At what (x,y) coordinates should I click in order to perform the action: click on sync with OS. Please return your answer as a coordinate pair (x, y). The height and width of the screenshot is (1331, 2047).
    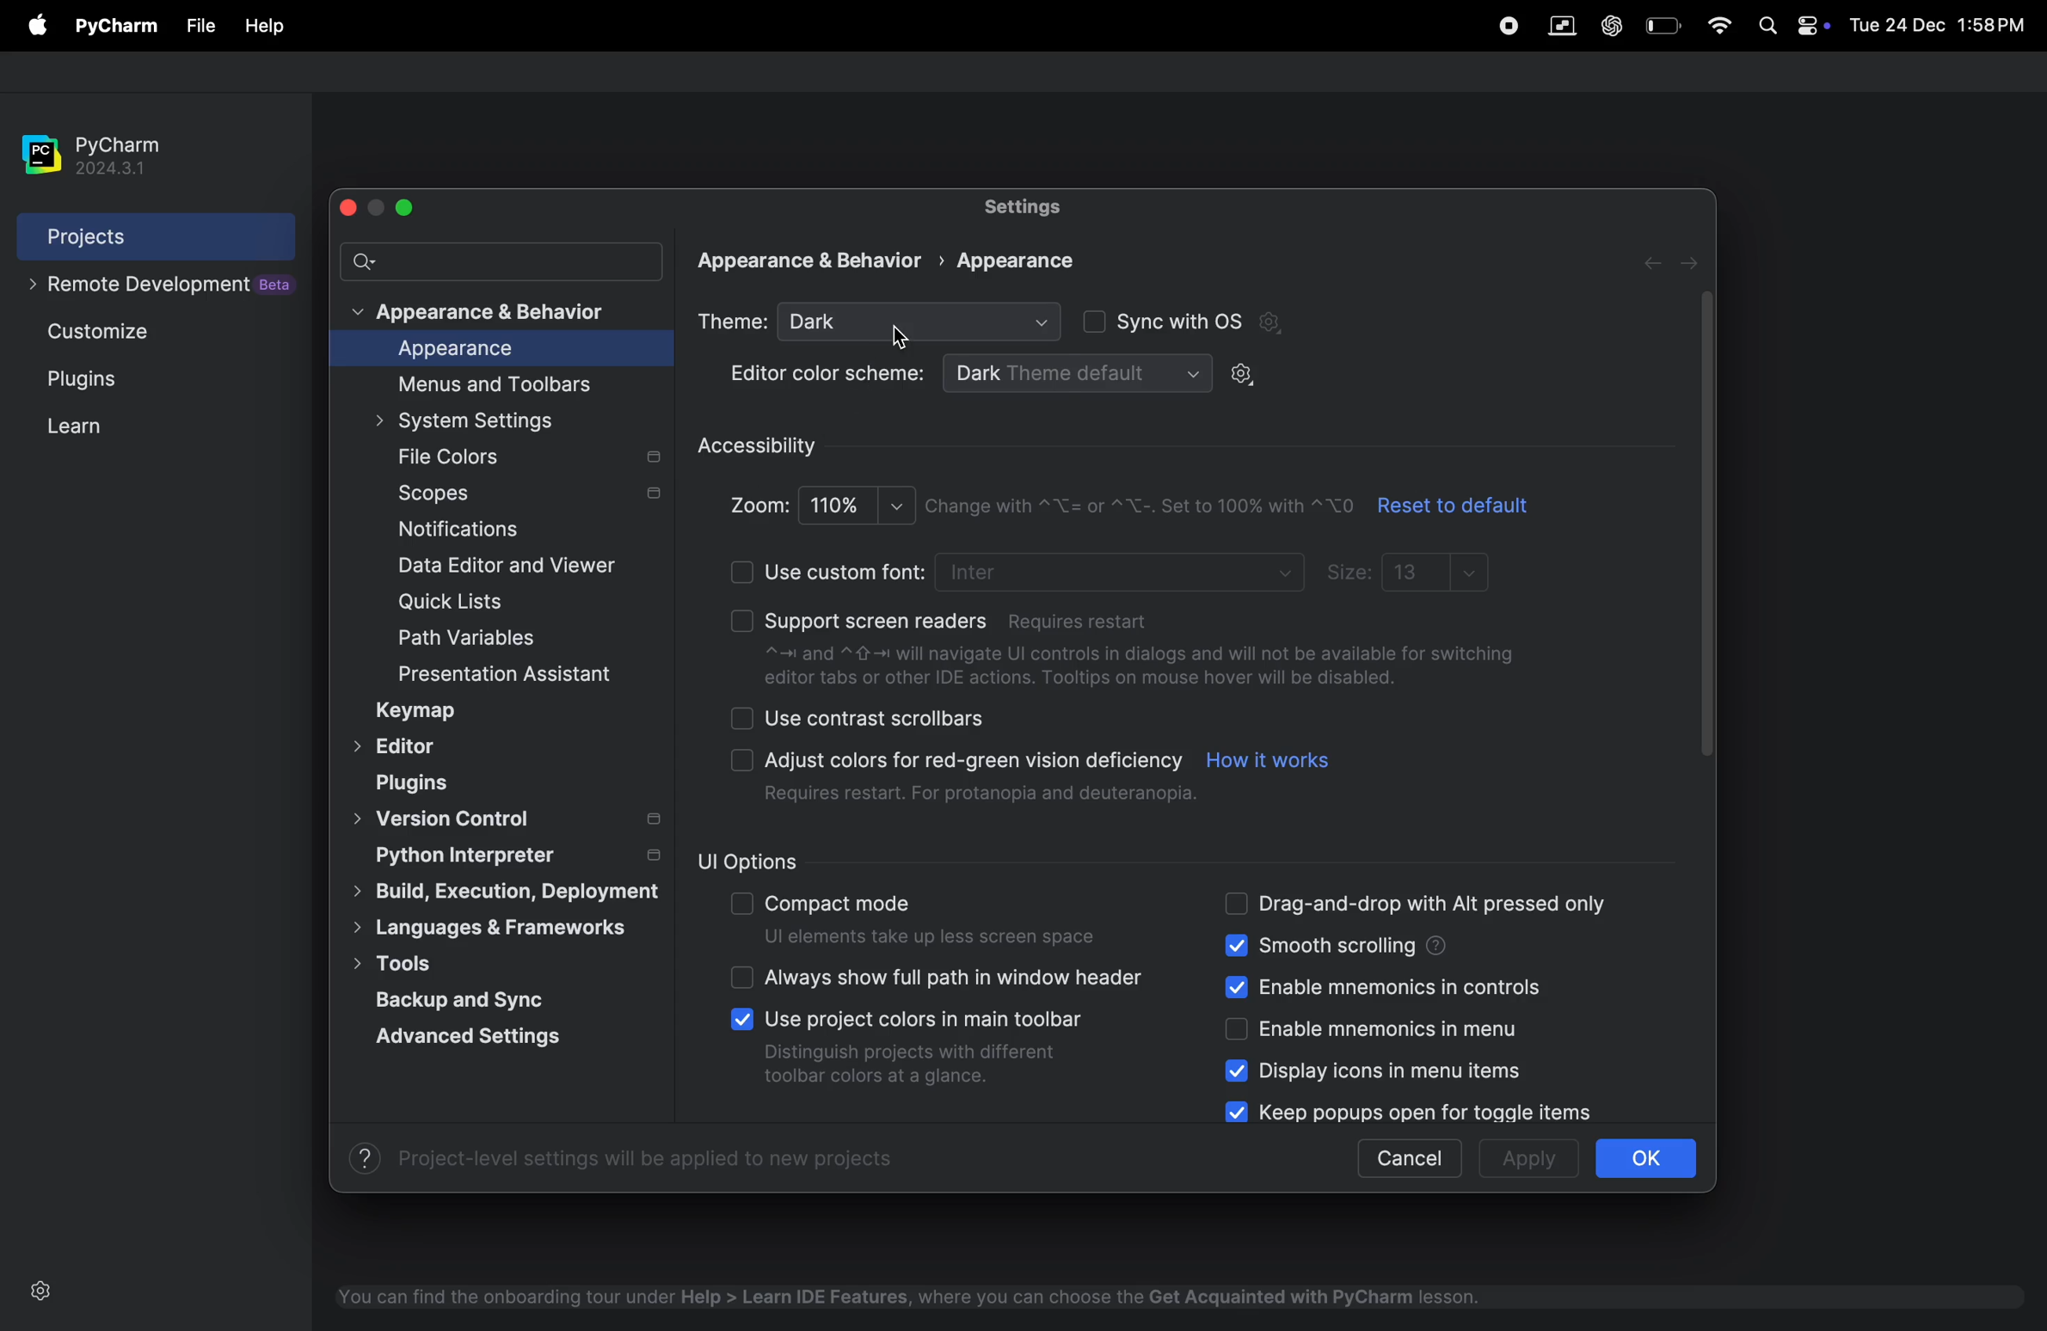
    Looking at the image, I should click on (1169, 323).